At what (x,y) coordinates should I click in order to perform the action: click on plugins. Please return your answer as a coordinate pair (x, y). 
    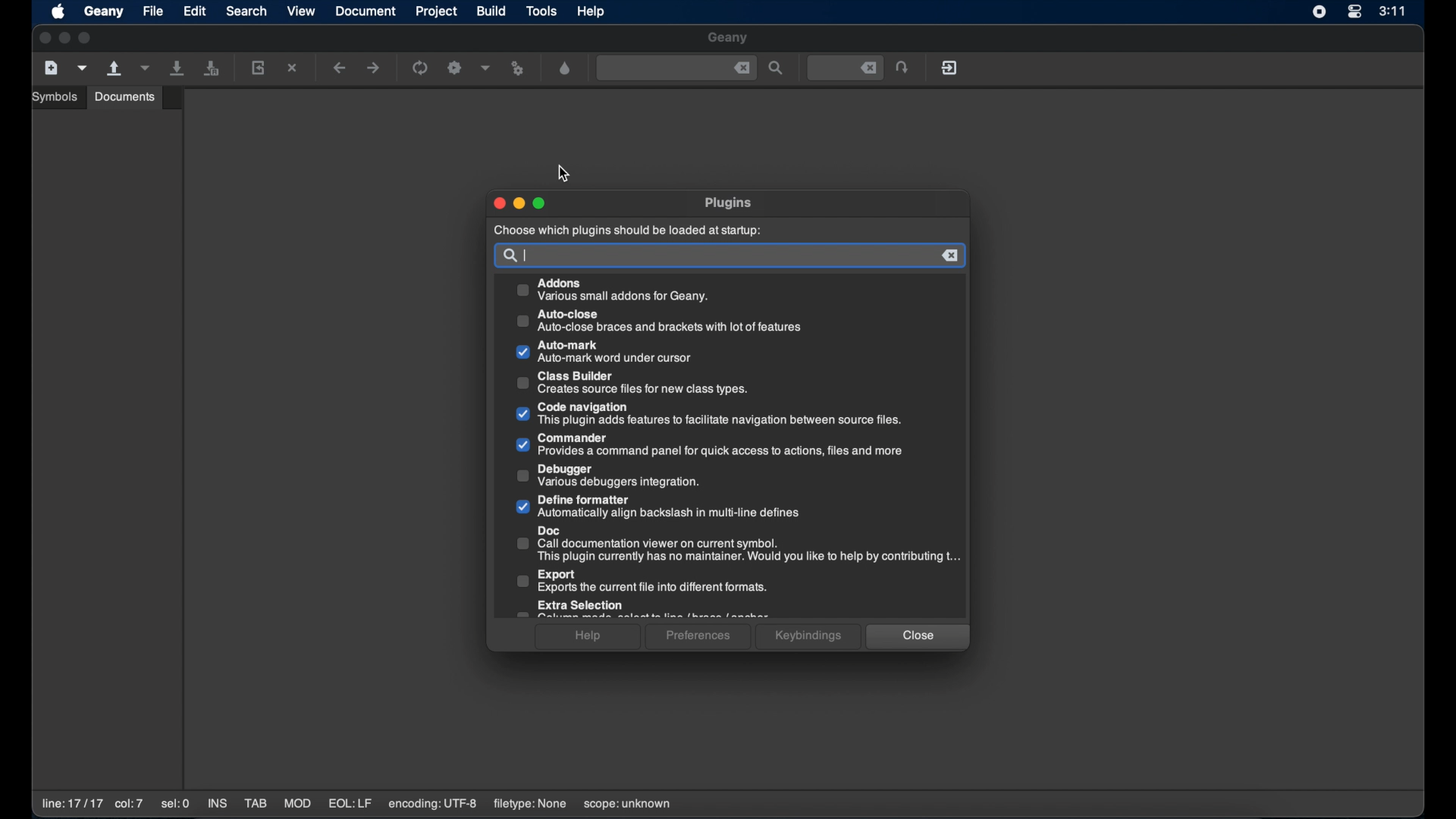
    Looking at the image, I should click on (730, 202).